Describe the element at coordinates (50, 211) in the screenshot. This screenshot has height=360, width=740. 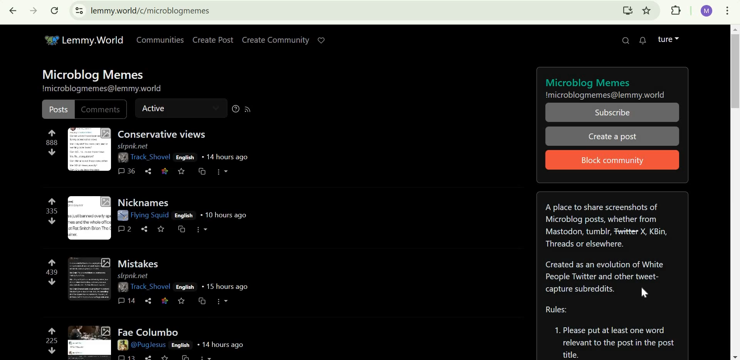
I see `335 points` at that location.